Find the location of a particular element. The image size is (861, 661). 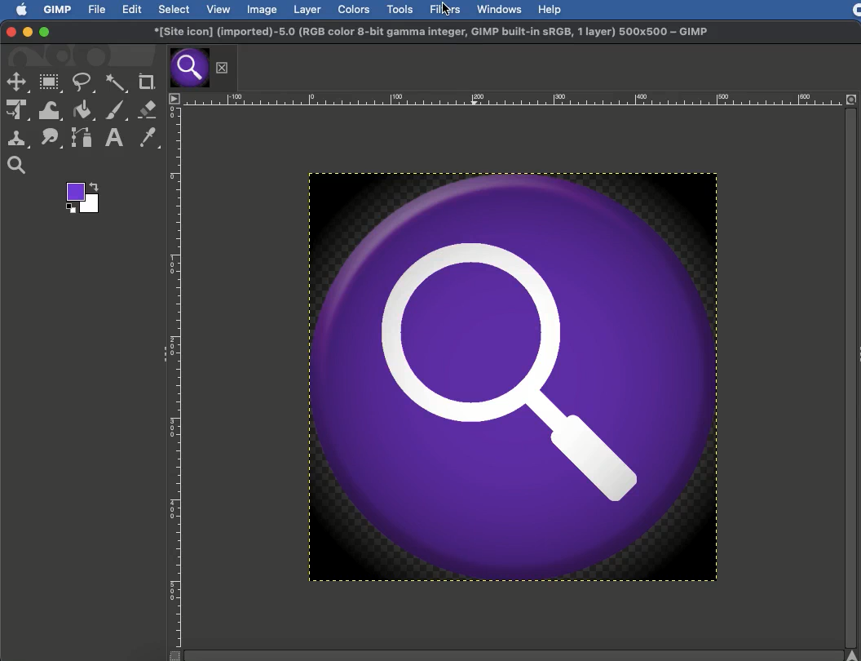

Warp transformation is located at coordinates (51, 111).